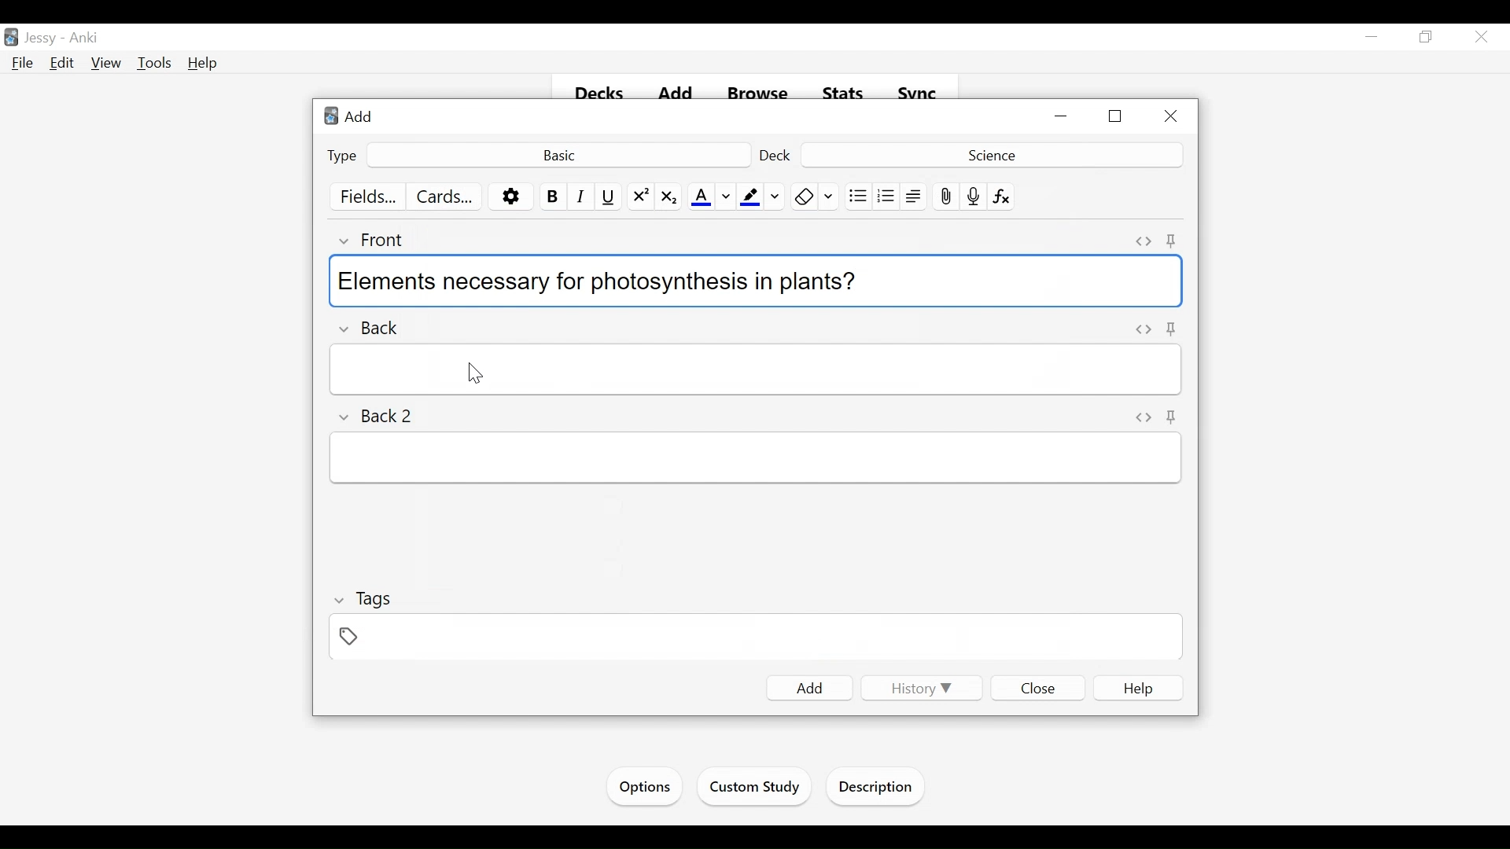  Describe the element at coordinates (364, 599) in the screenshot. I see `Tags` at that location.